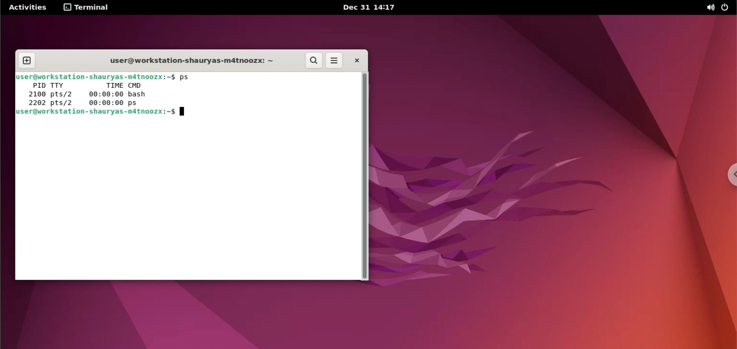 This screenshot has height=349, width=737. Describe the element at coordinates (134, 103) in the screenshot. I see `ps` at that location.